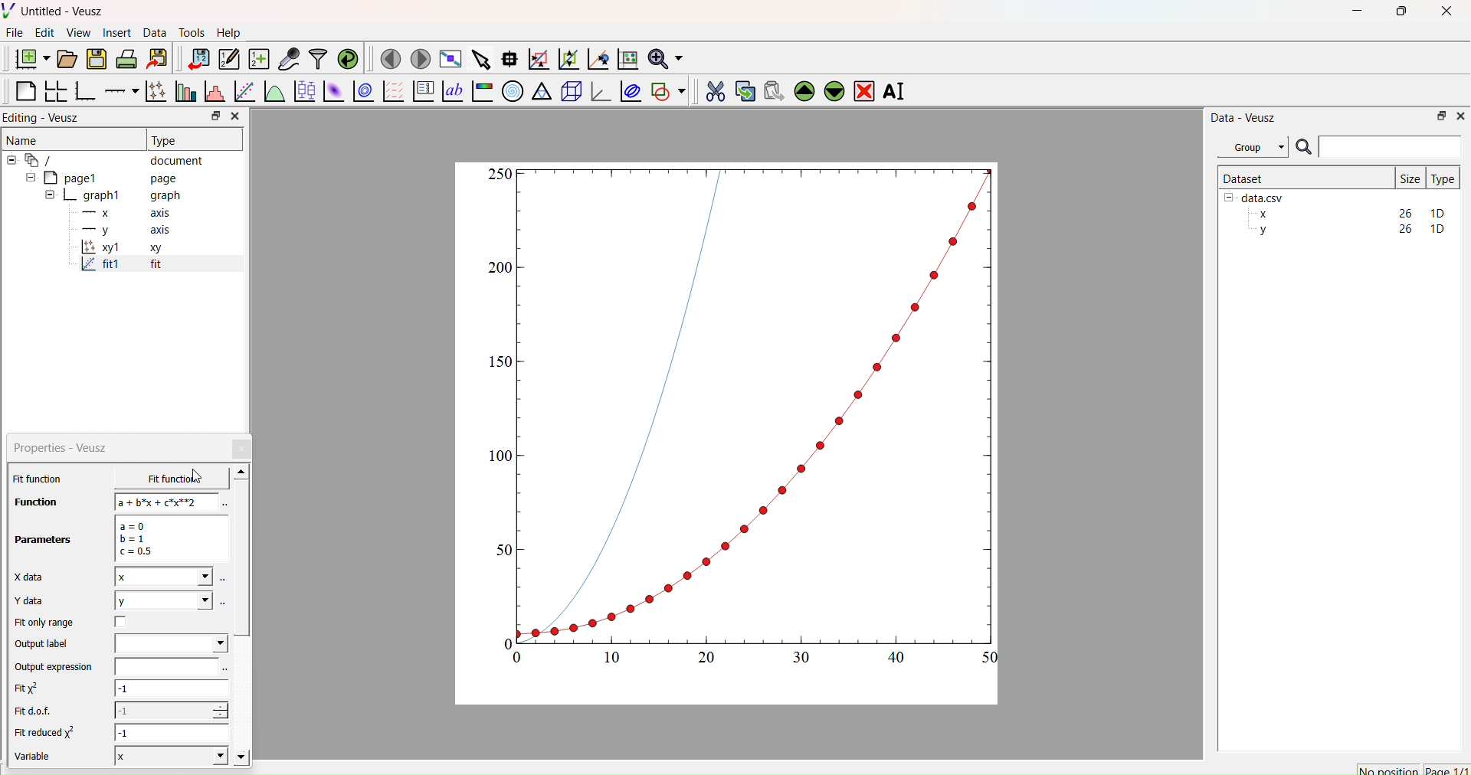 This screenshot has height=775, width=1471. Describe the element at coordinates (172, 691) in the screenshot. I see `-1` at that location.